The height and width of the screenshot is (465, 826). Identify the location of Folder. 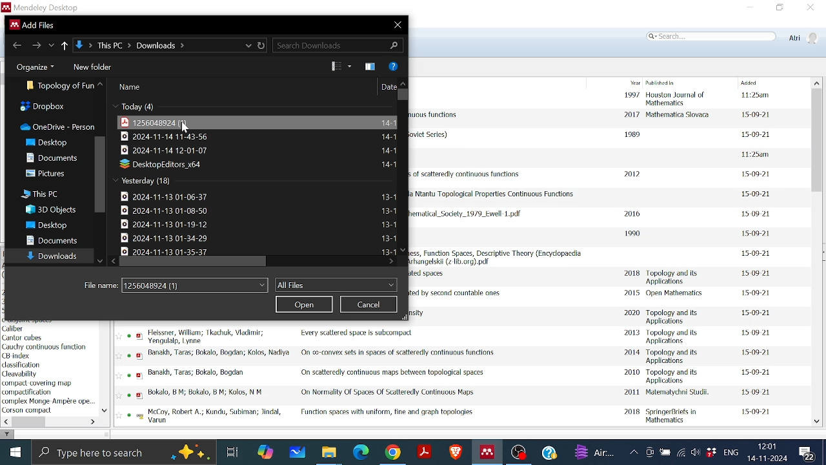
(59, 85).